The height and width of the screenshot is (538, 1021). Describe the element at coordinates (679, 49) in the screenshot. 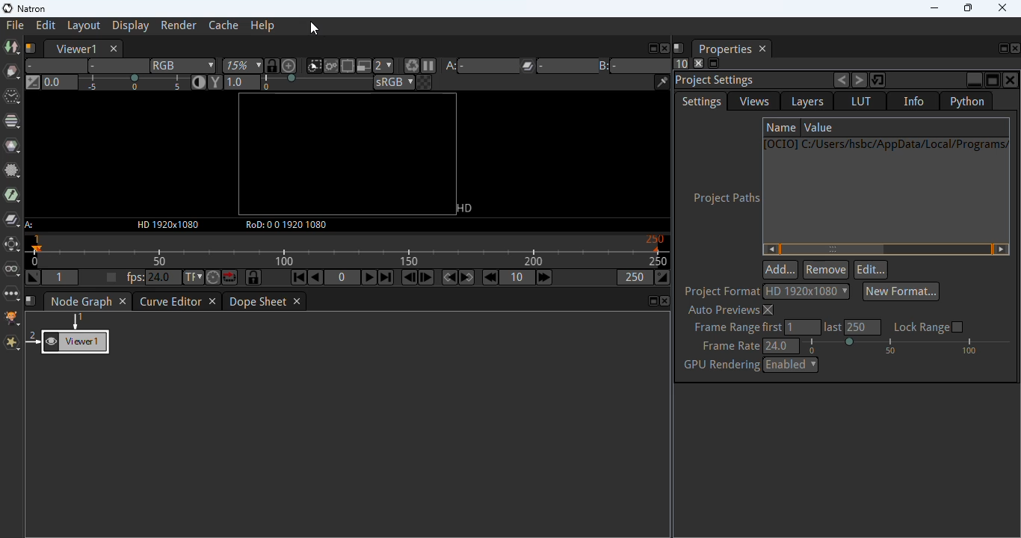

I see `script name: pane 2` at that location.